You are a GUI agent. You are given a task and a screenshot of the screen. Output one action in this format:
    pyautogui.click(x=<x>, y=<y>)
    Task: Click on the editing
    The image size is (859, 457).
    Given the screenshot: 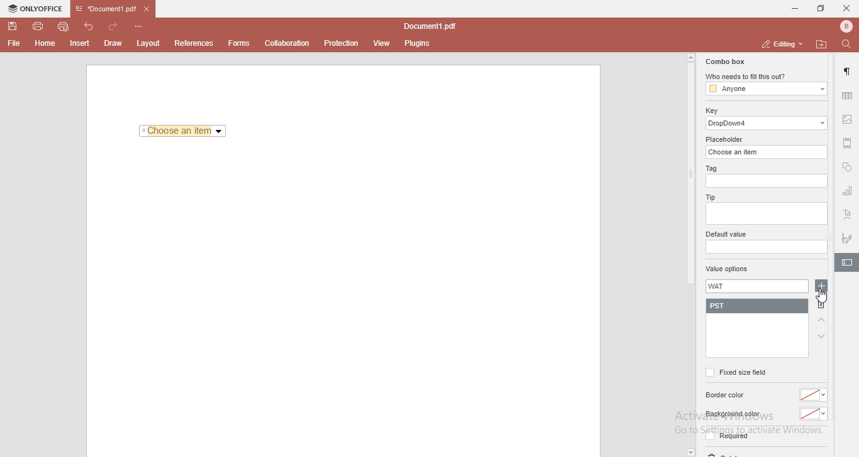 What is the action you would take?
    pyautogui.click(x=780, y=43)
    